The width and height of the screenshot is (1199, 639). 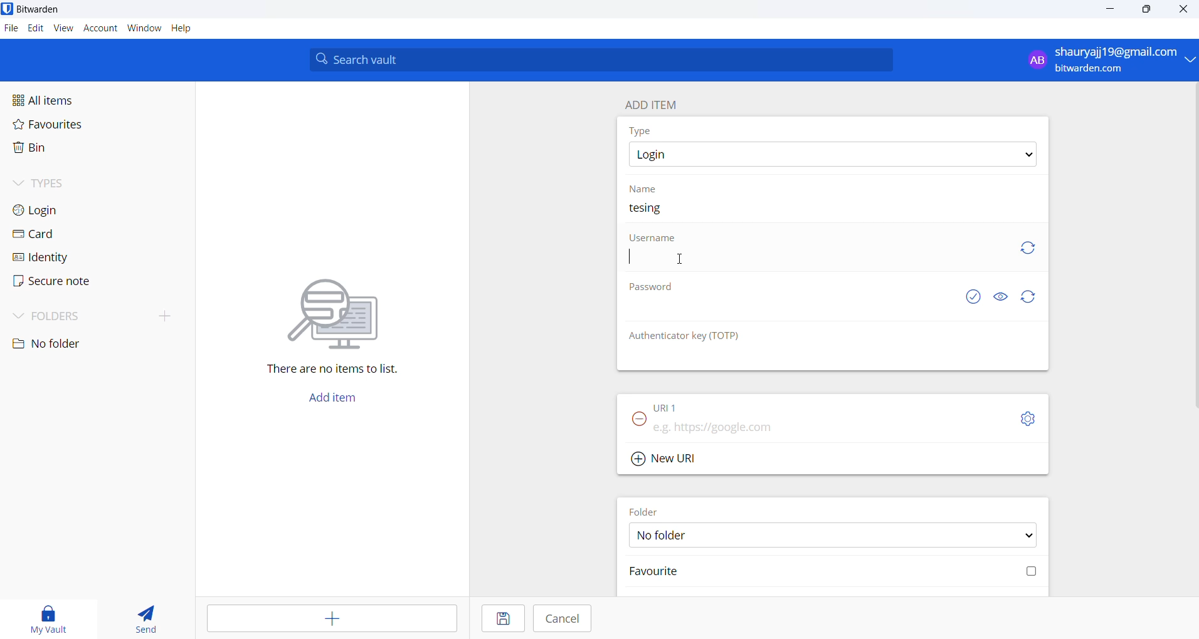 I want to click on maximize, so click(x=1144, y=11).